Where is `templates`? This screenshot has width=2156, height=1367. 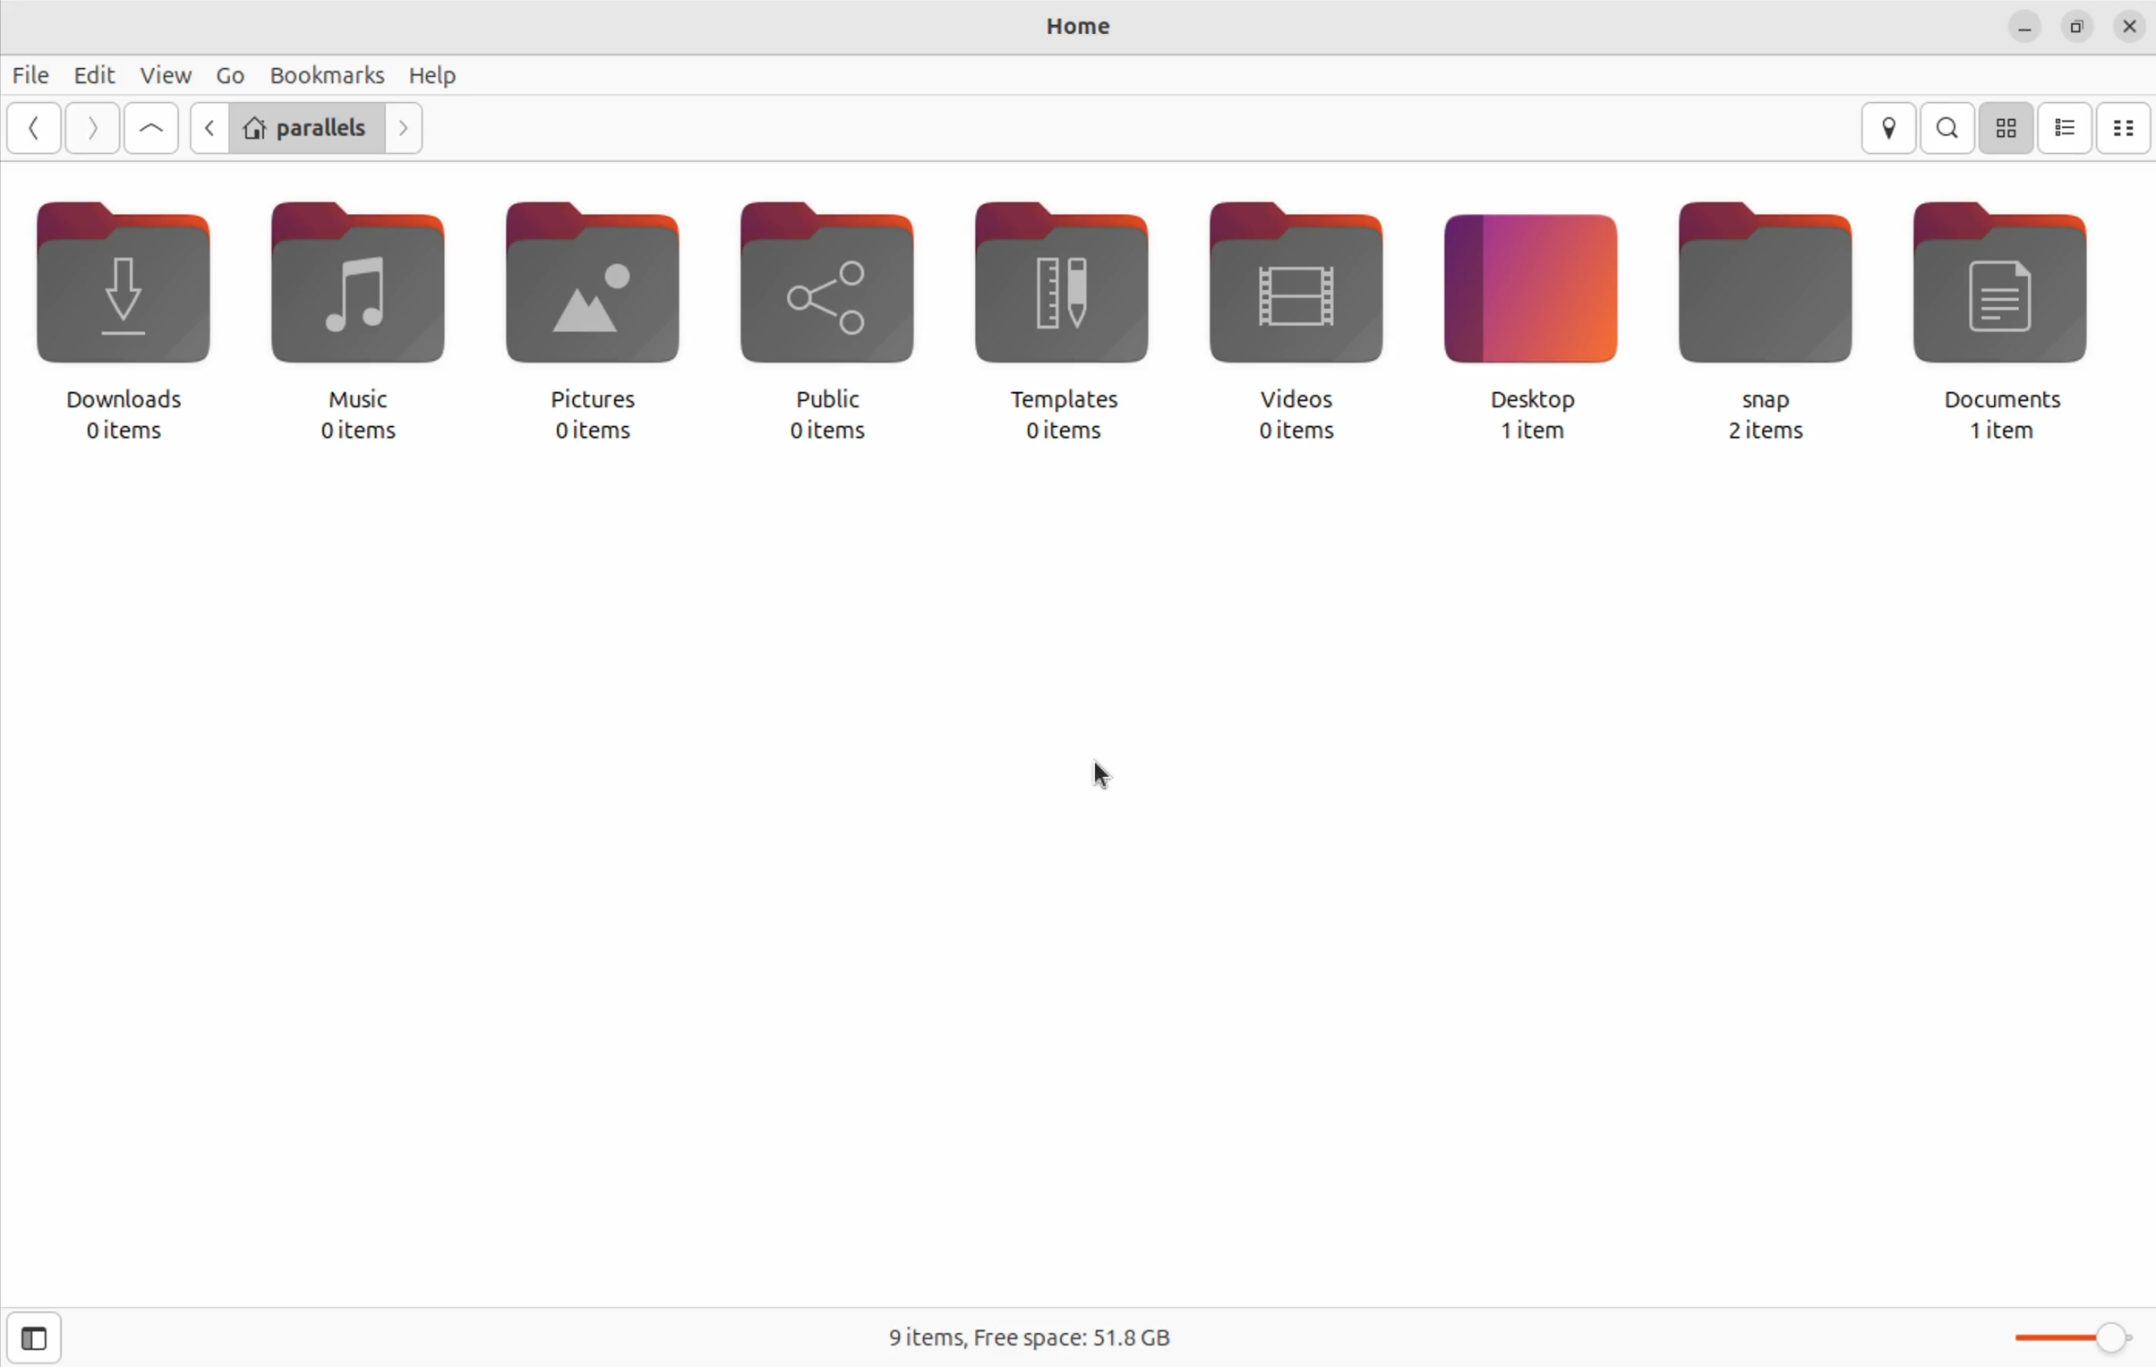
templates is located at coordinates (1059, 295).